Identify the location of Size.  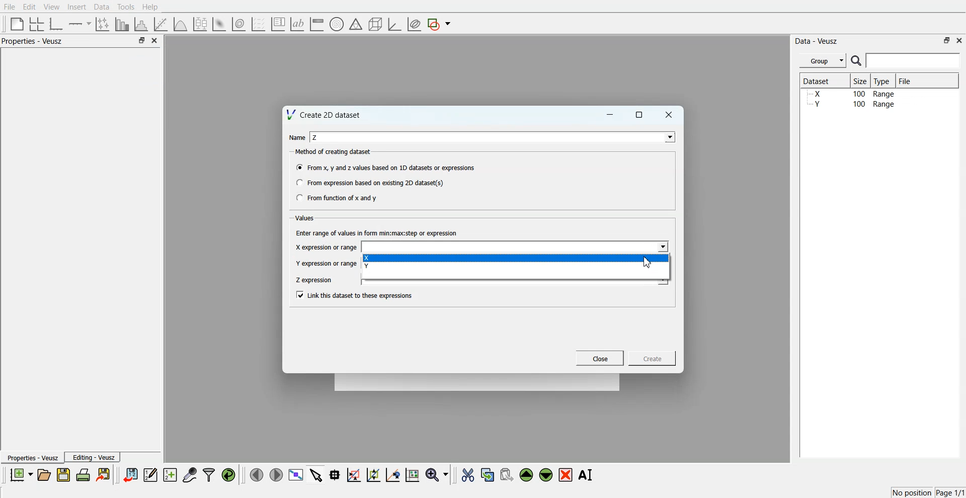
(861, 80).